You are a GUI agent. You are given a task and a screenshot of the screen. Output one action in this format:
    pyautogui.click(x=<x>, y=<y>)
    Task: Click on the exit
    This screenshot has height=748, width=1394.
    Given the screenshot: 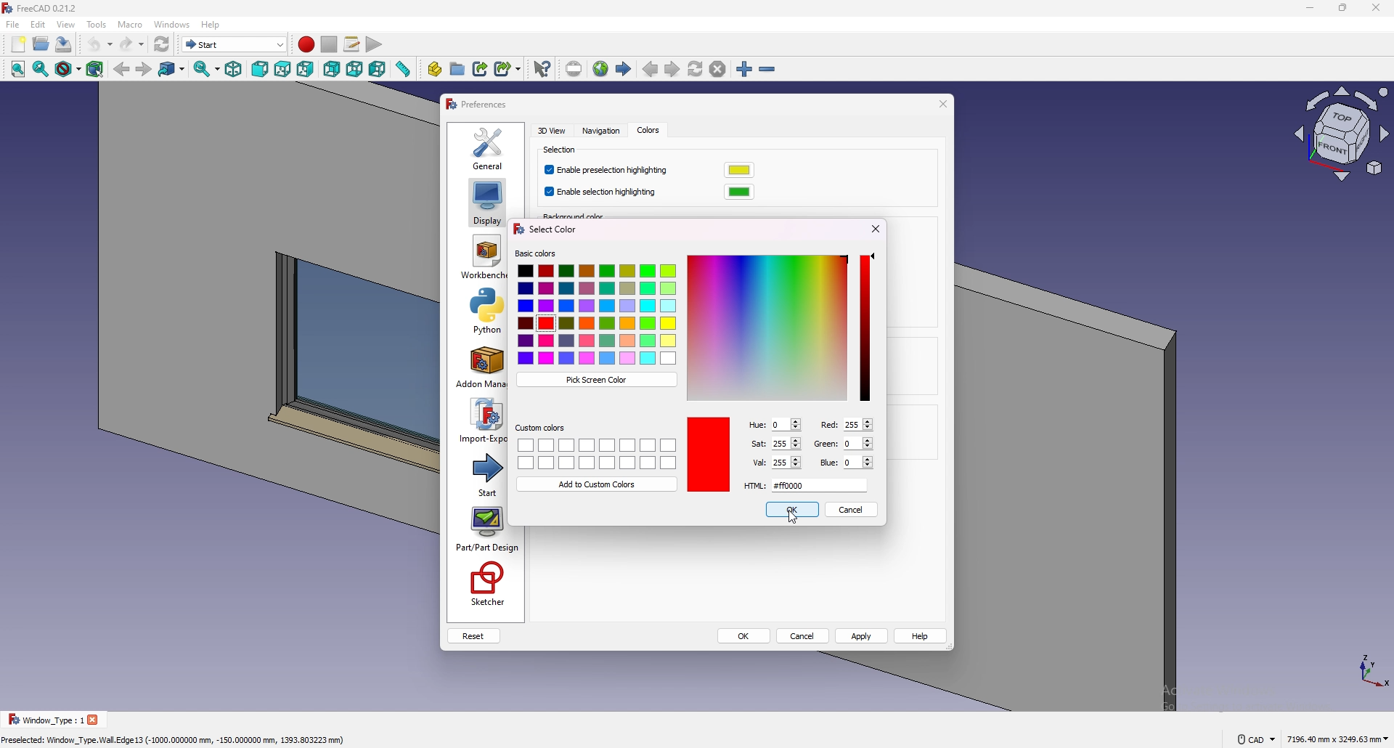 What is the action you would take?
    pyautogui.click(x=941, y=104)
    